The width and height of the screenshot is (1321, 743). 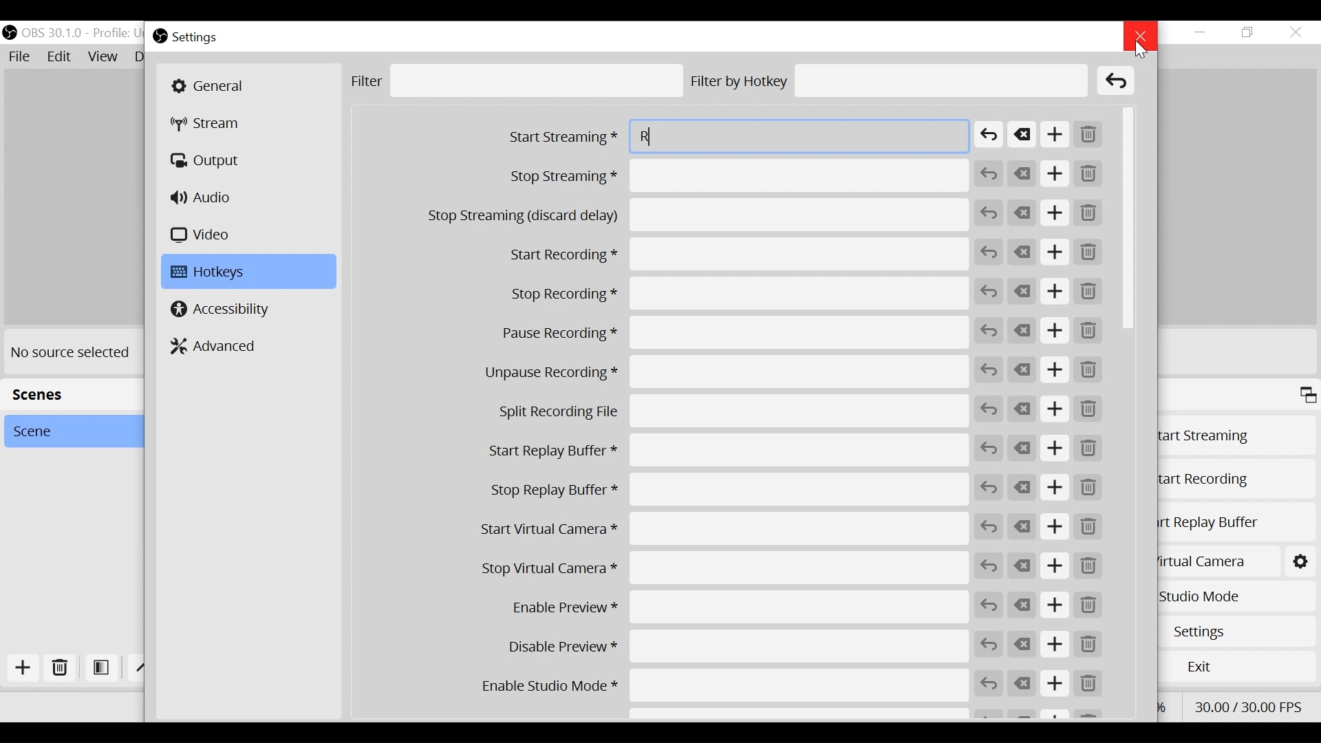 What do you see at coordinates (1022, 135) in the screenshot?
I see `Clear` at bounding box center [1022, 135].